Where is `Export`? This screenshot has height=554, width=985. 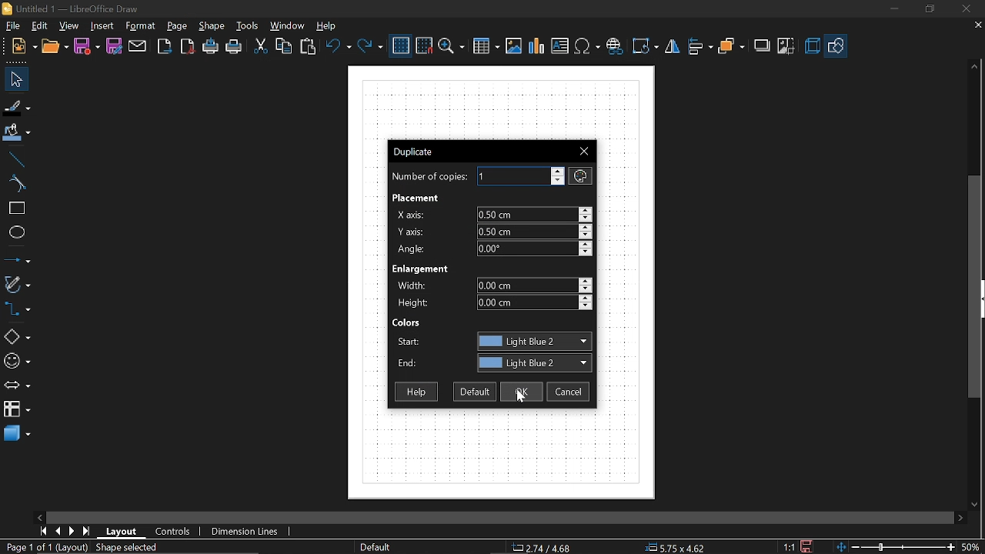 Export is located at coordinates (164, 47).